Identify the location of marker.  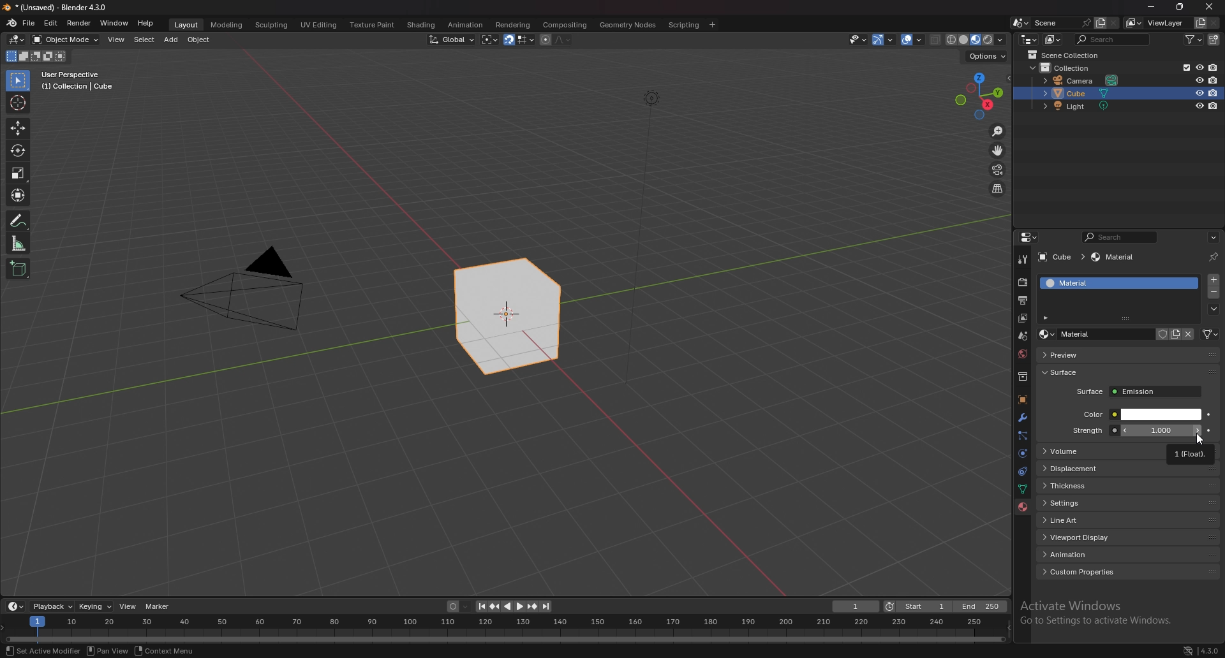
(158, 606).